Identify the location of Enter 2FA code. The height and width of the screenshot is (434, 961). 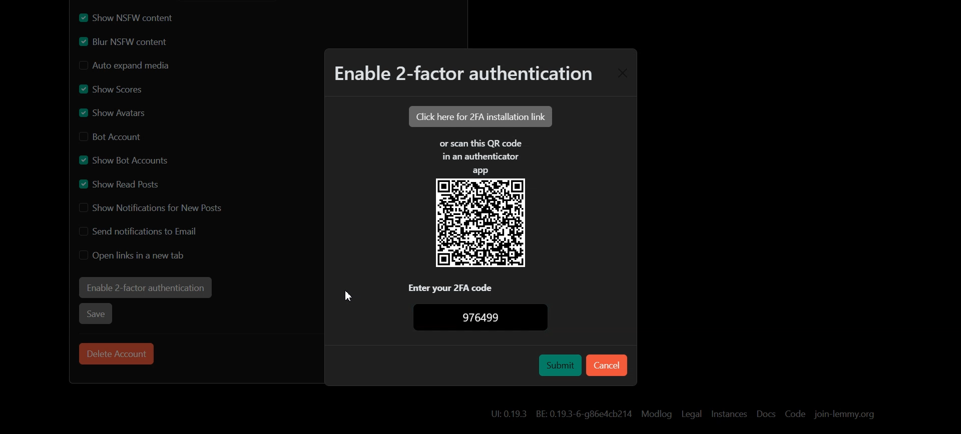
(482, 287).